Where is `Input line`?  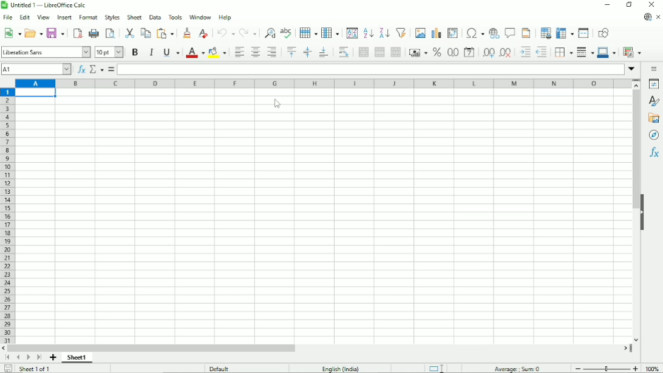
Input line is located at coordinates (370, 69).